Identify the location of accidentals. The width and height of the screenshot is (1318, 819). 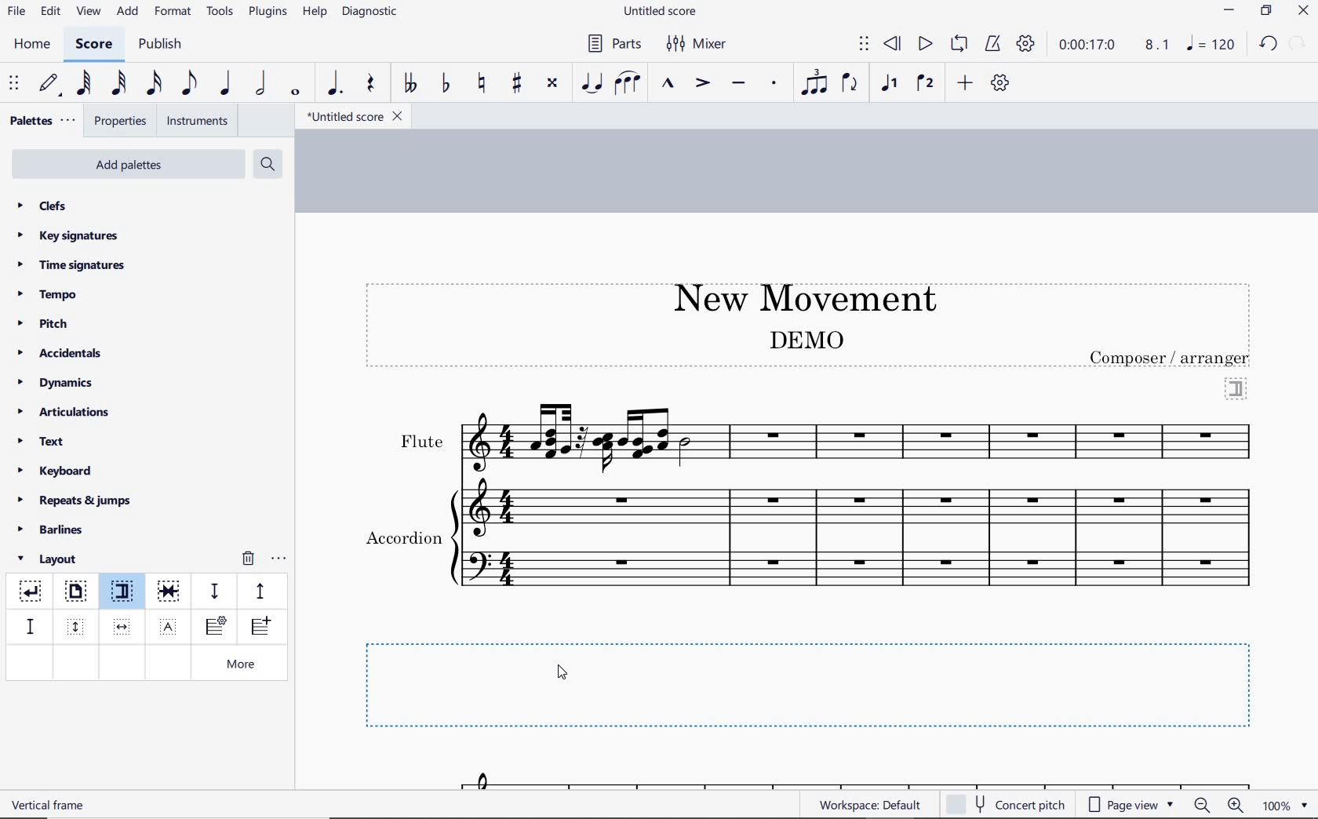
(62, 352).